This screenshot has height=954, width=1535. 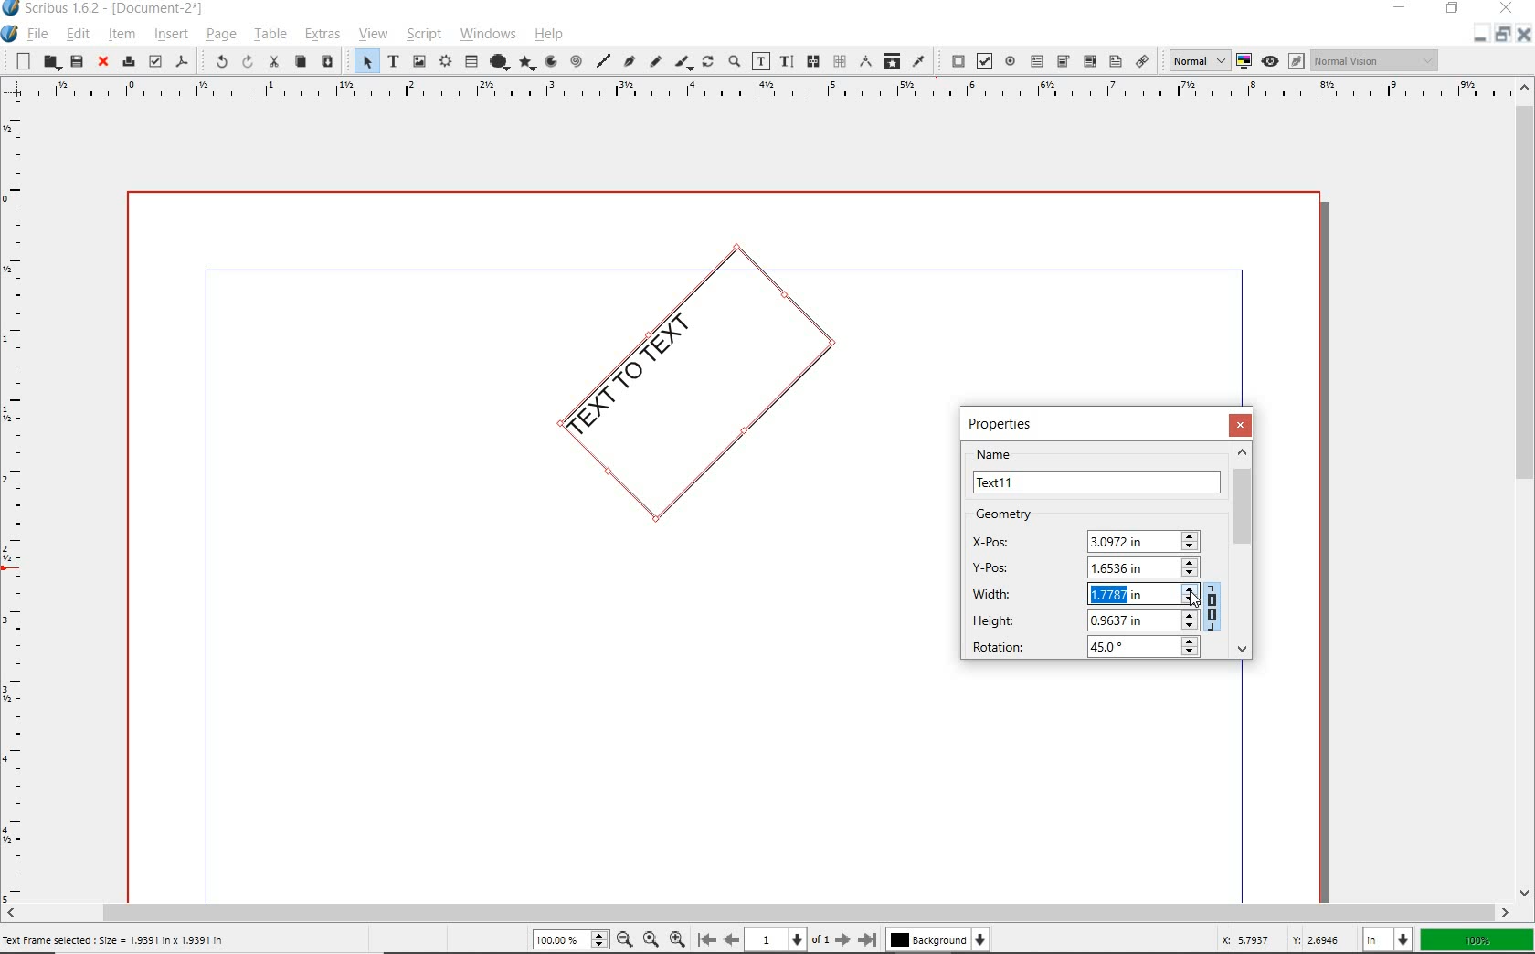 I want to click on move to previous, so click(x=731, y=940).